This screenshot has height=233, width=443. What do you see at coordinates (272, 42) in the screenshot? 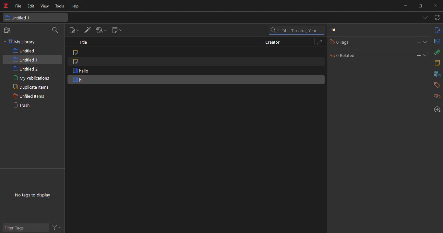
I see `creator` at bounding box center [272, 42].